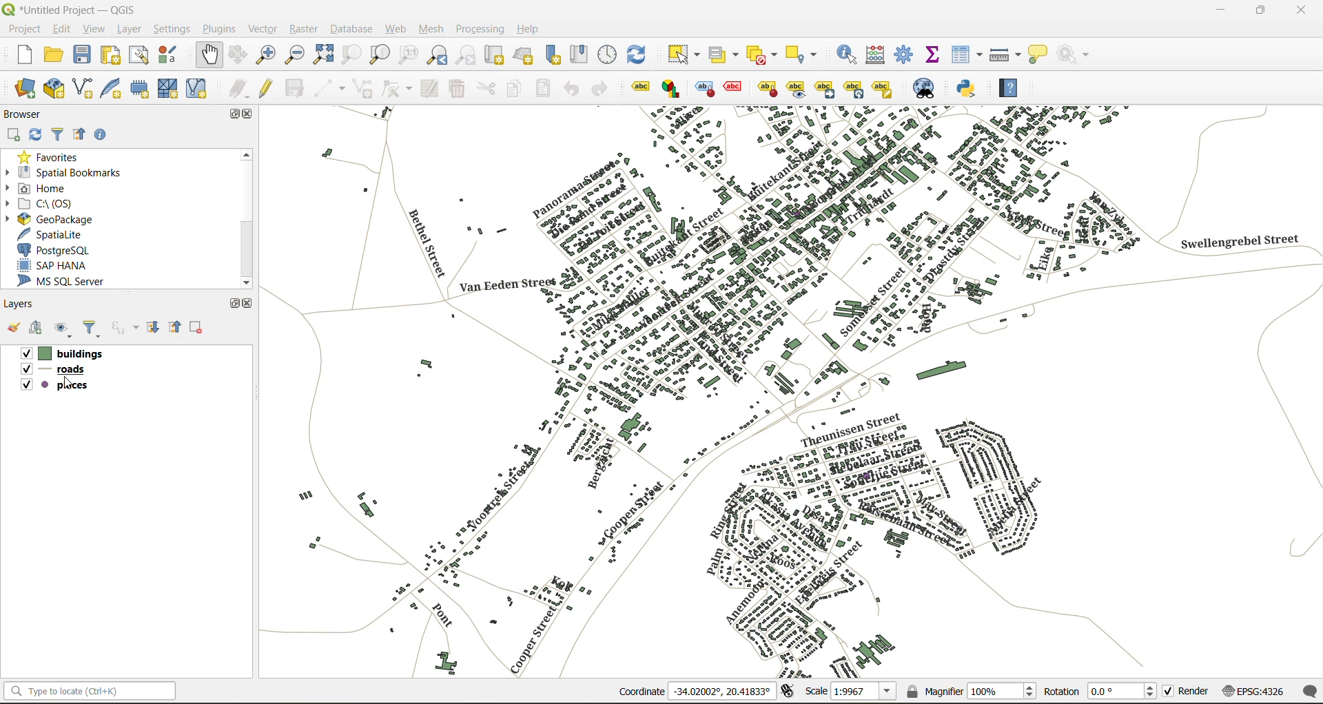  Describe the element at coordinates (397, 90) in the screenshot. I see `vertex tools` at that location.